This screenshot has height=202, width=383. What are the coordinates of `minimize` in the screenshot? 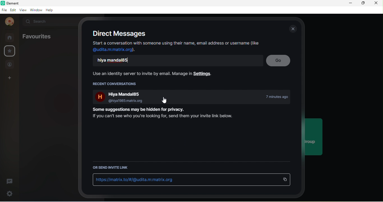 It's located at (349, 4).